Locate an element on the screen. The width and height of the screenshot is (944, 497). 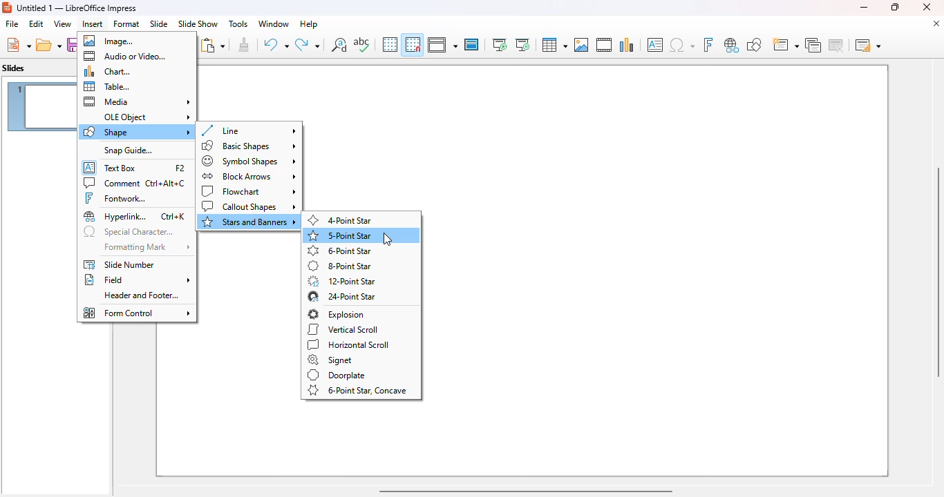
undo is located at coordinates (276, 45).